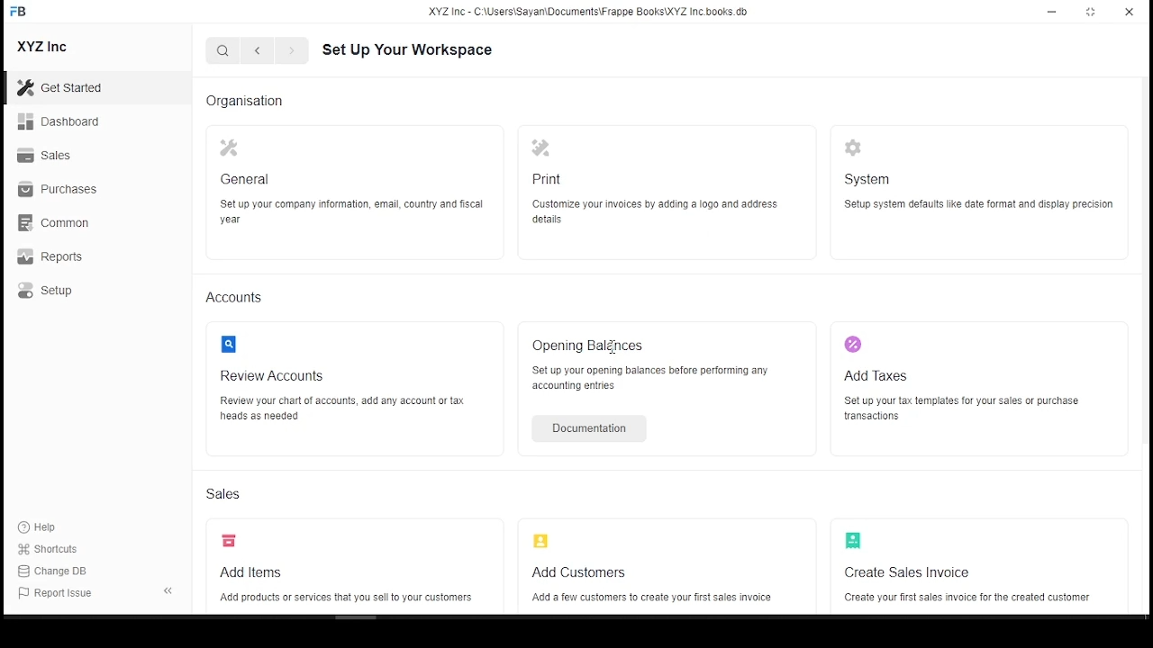 The width and height of the screenshot is (1153, 648). I want to click on documentation, so click(584, 427).